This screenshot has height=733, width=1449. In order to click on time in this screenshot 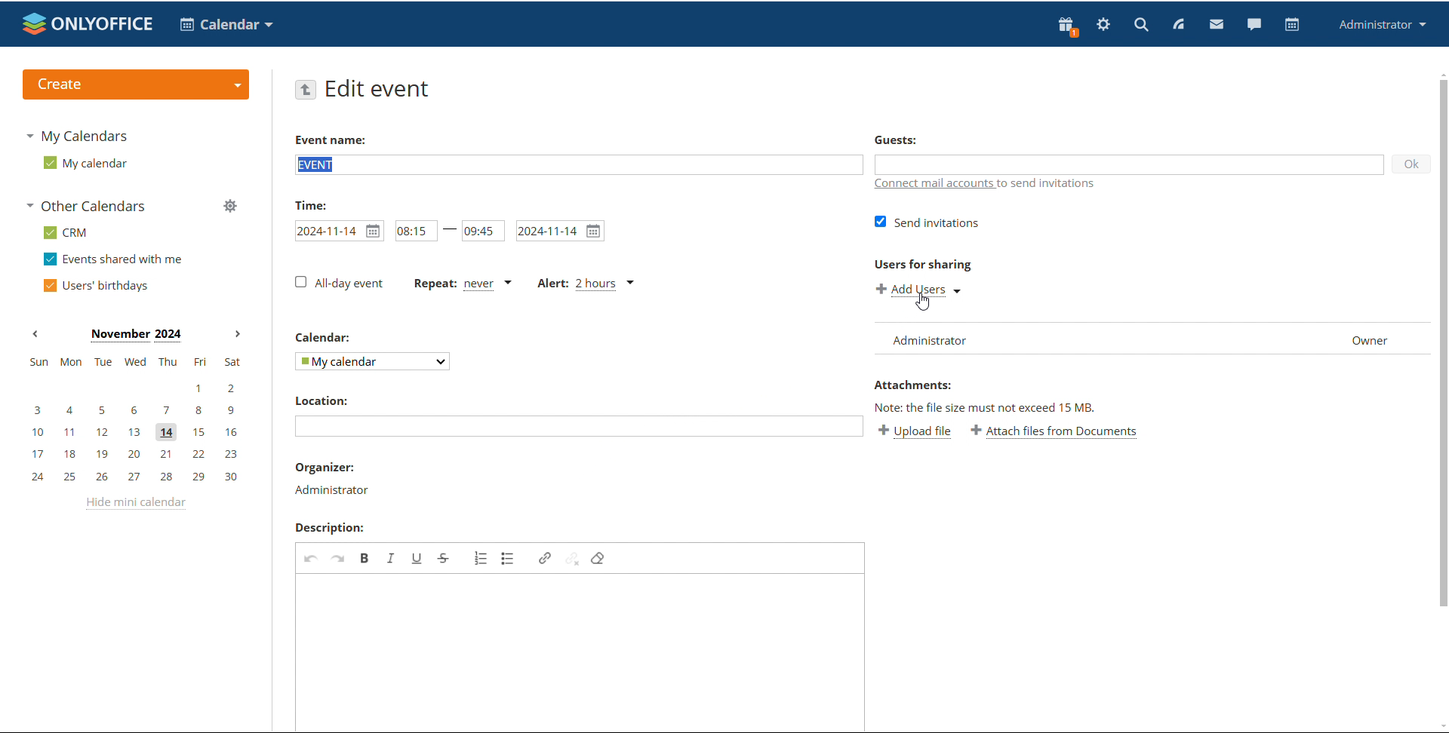, I will do `click(308, 204)`.